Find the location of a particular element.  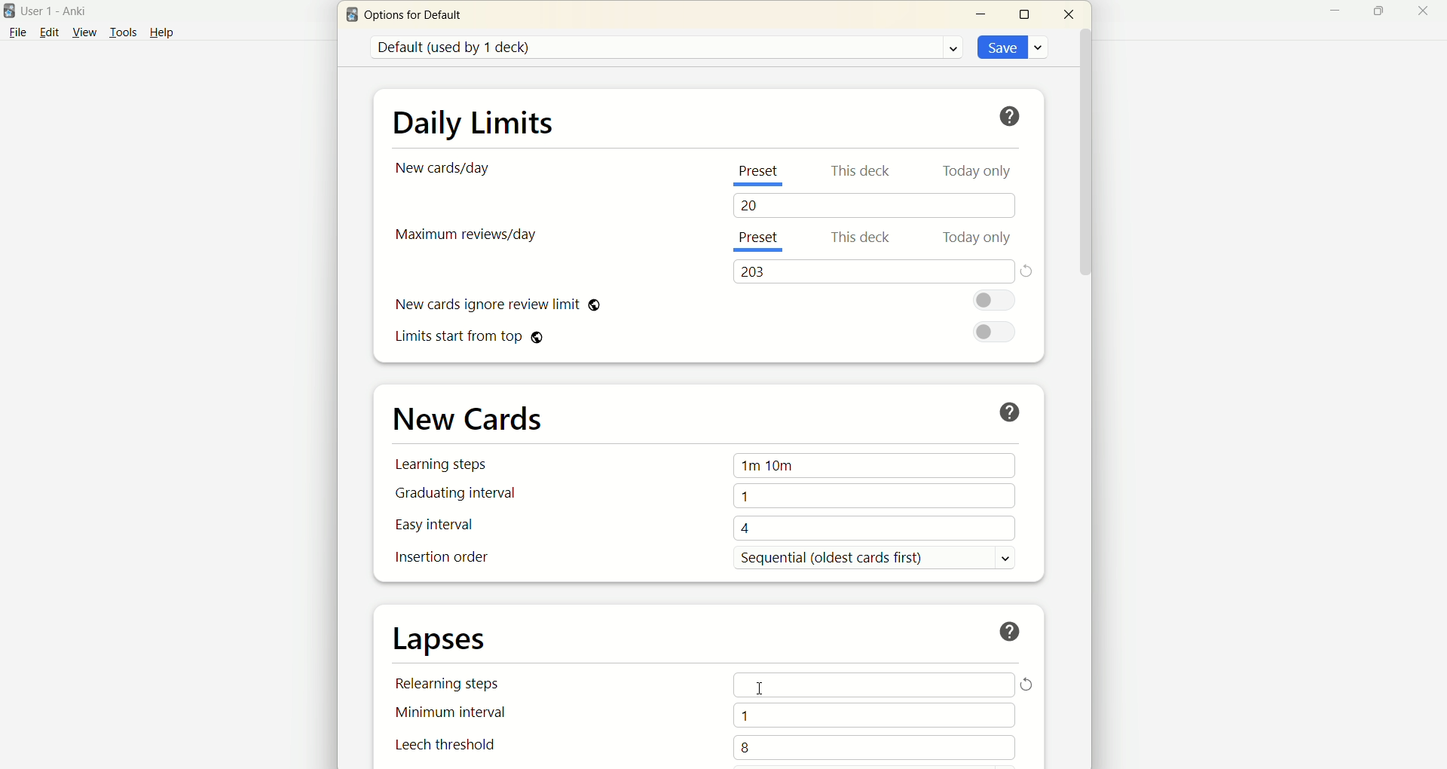

easy interval is located at coordinates (435, 525).